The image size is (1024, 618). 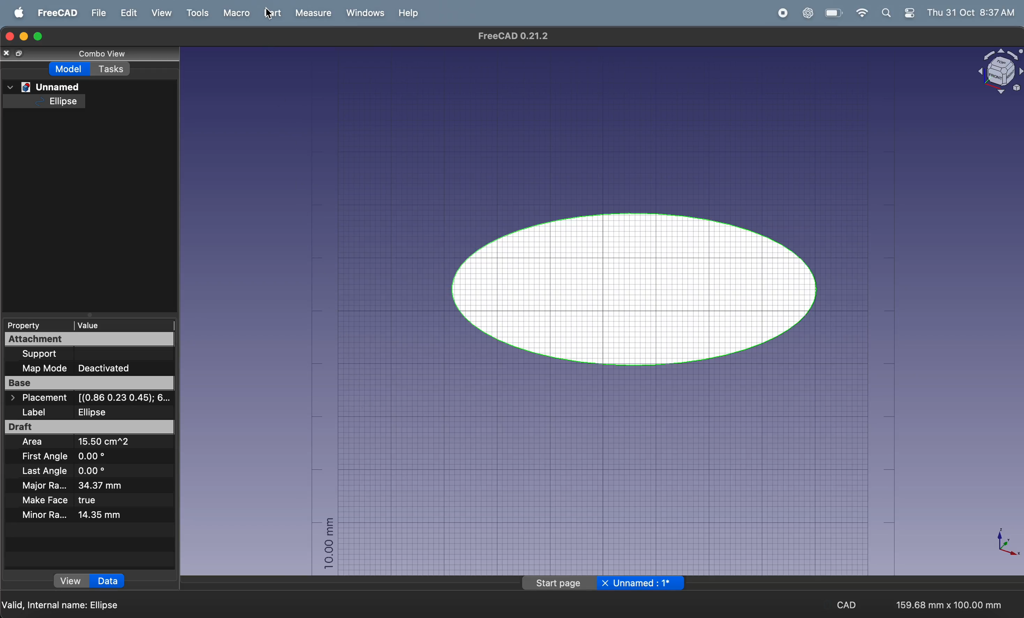 What do you see at coordinates (510, 36) in the screenshot?
I see `Freecad 0.2712` at bounding box center [510, 36].